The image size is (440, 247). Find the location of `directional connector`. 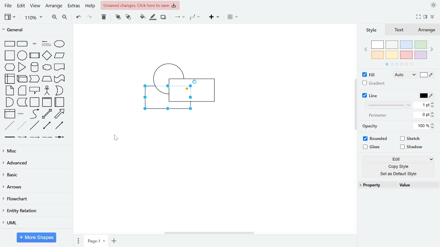

directional connector is located at coordinates (59, 126).